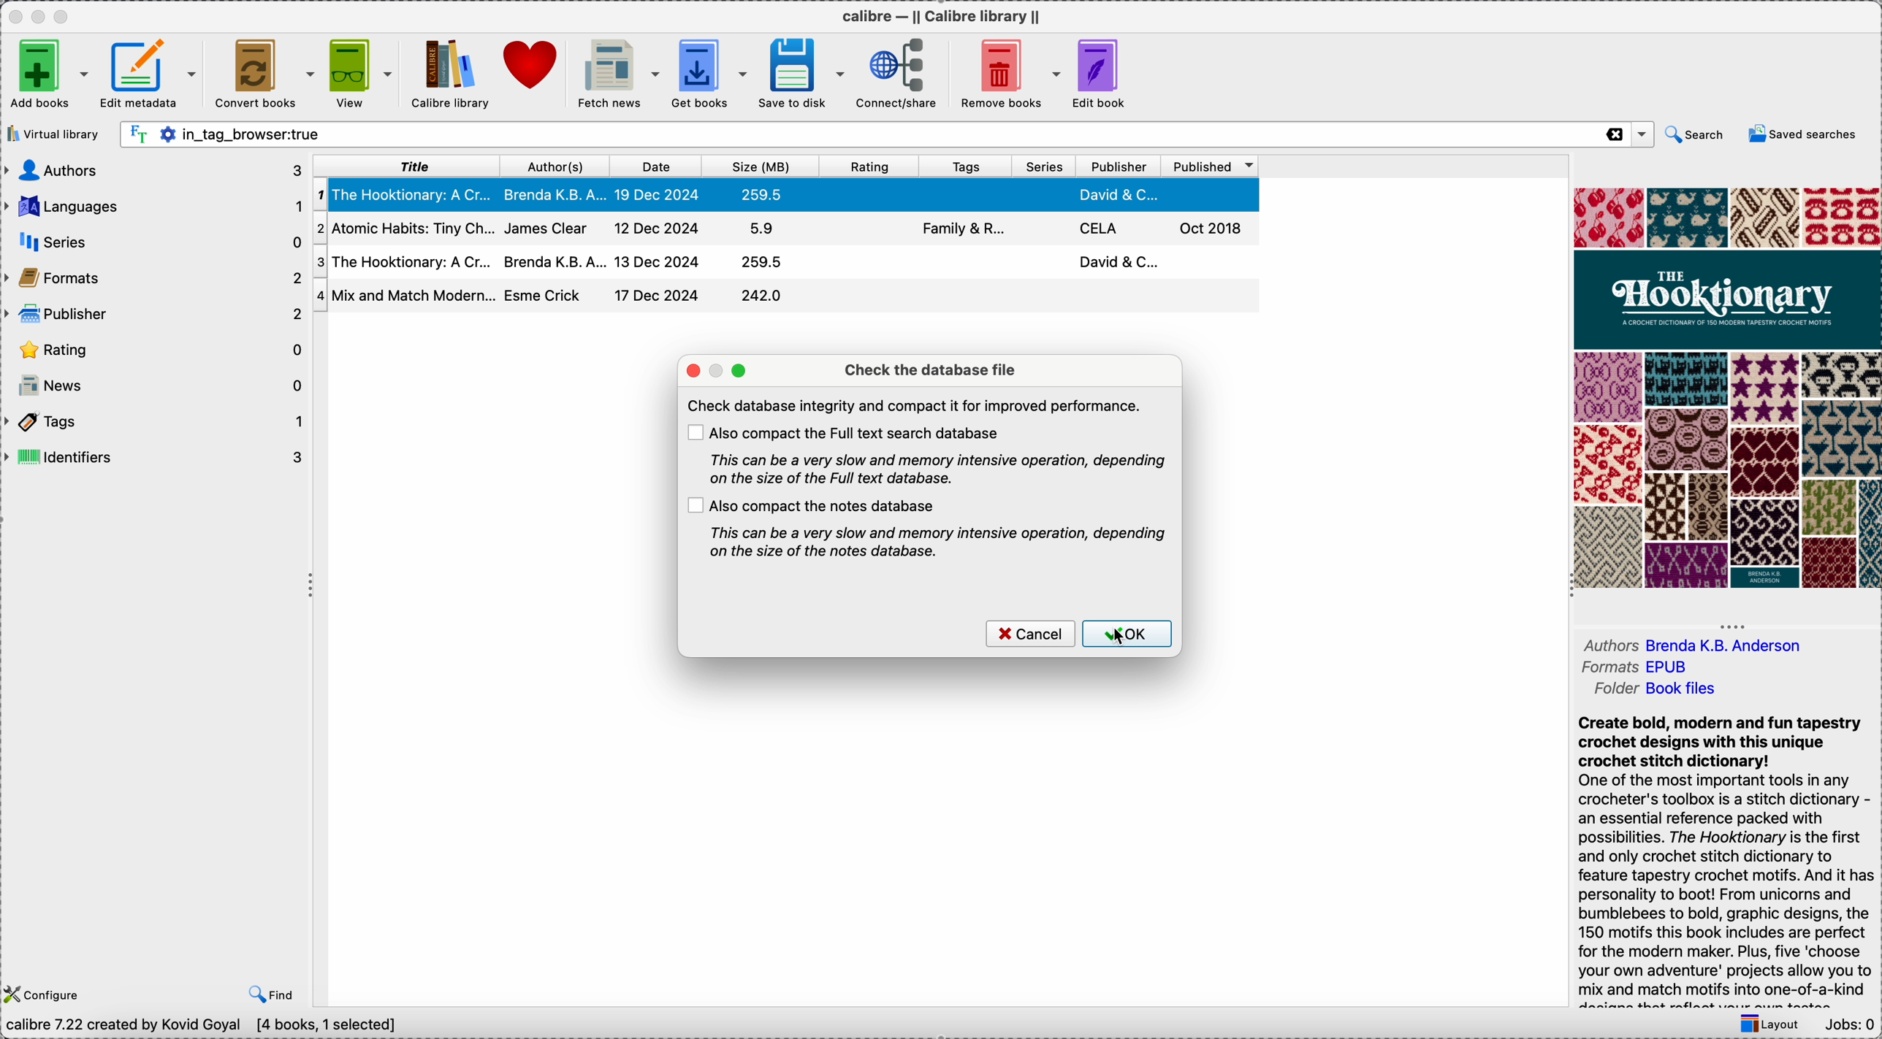  Describe the element at coordinates (764, 166) in the screenshot. I see `size` at that location.